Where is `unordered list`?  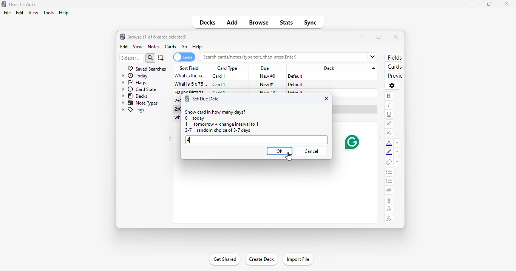 unordered list is located at coordinates (389, 172).